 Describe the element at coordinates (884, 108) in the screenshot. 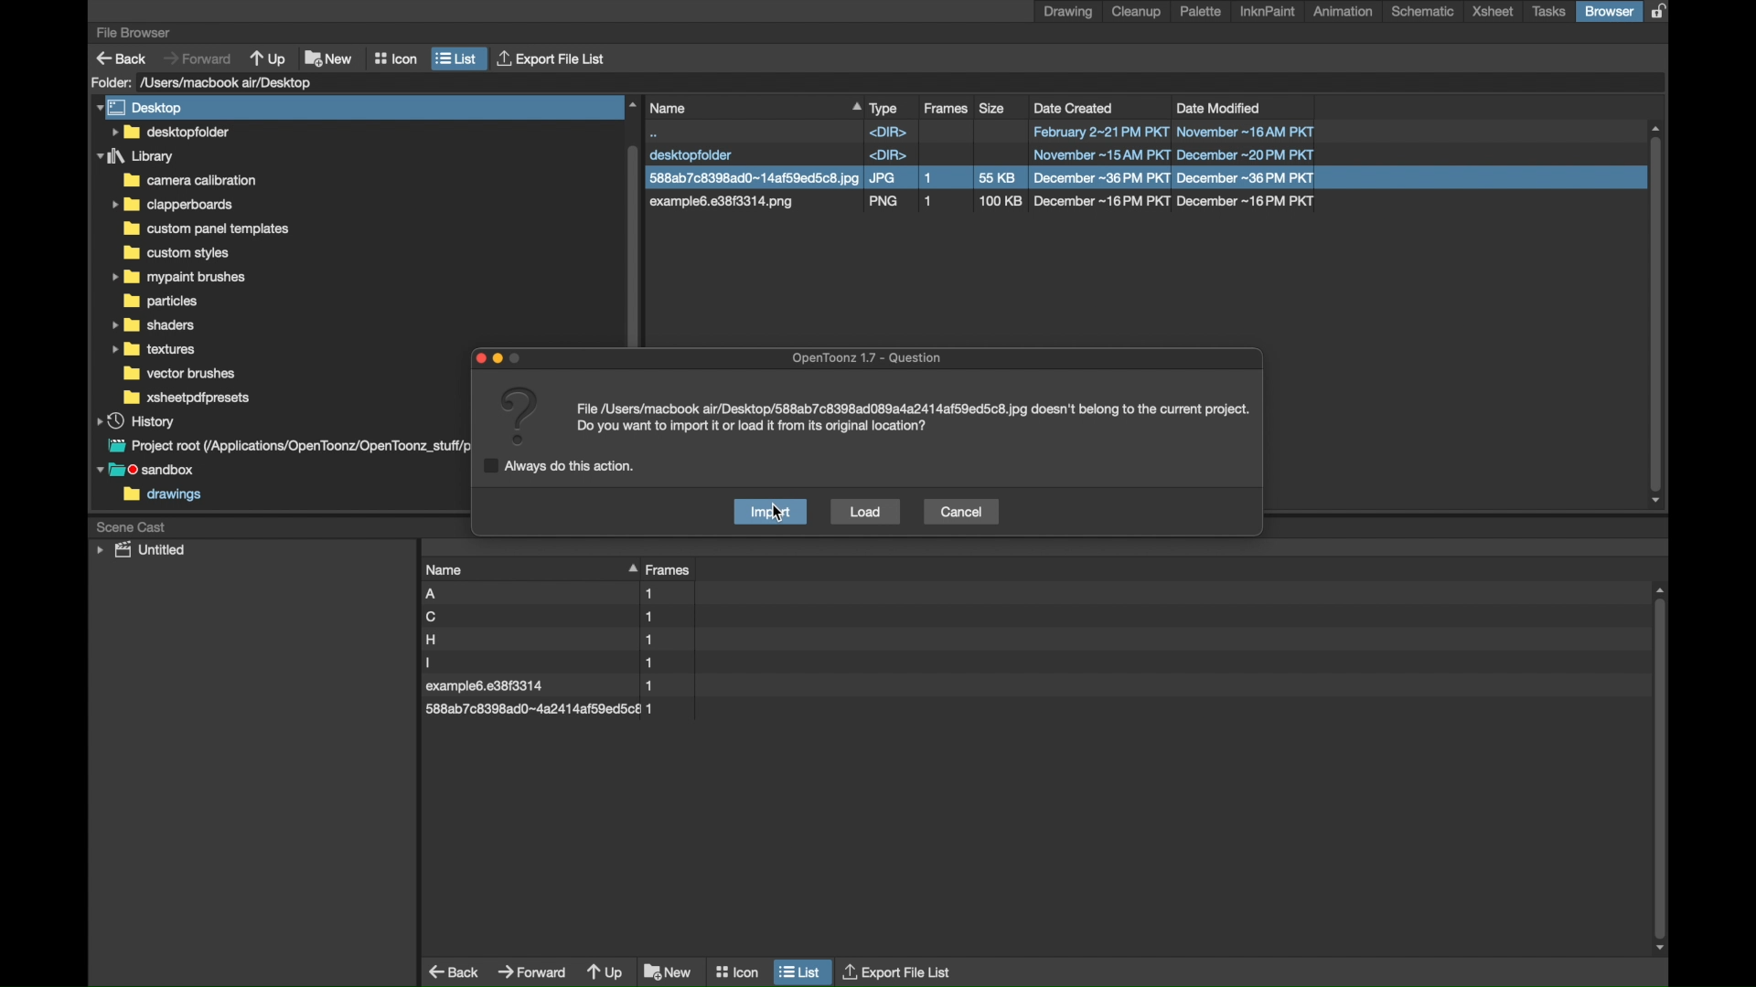

I see `type` at that location.